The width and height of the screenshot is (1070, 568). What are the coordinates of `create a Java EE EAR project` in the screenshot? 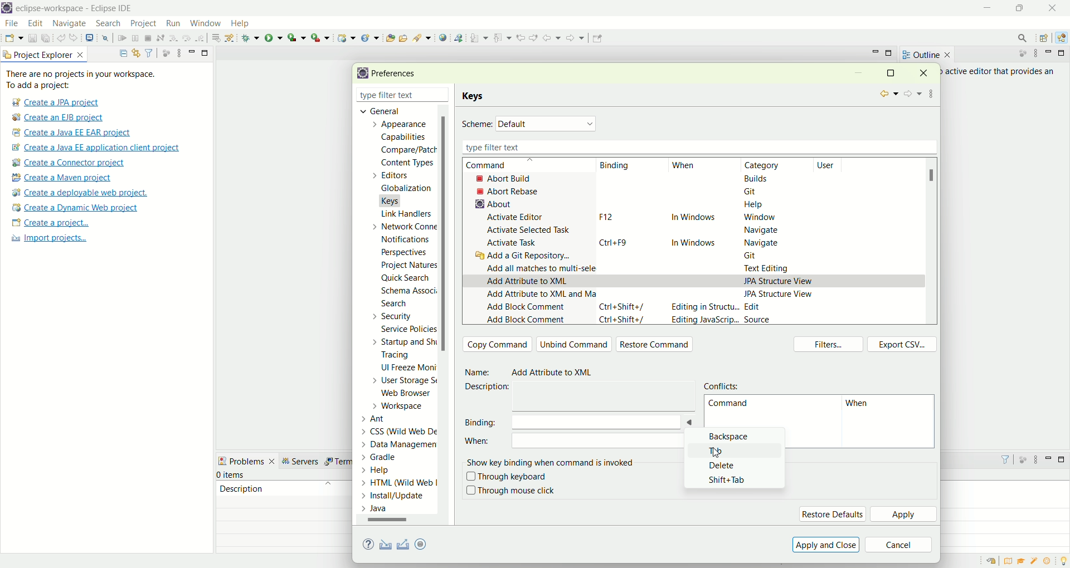 It's located at (72, 133).